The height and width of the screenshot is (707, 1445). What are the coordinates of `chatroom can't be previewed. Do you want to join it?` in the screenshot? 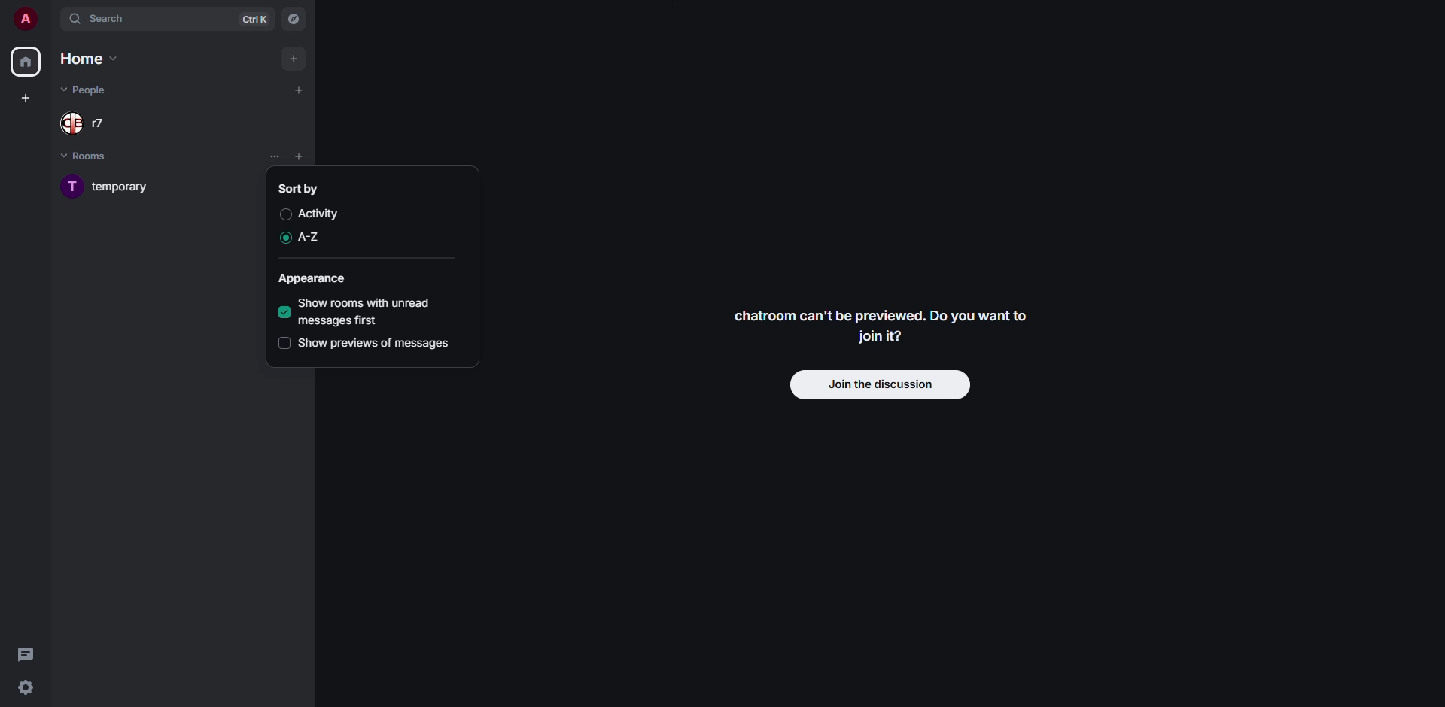 It's located at (883, 325).